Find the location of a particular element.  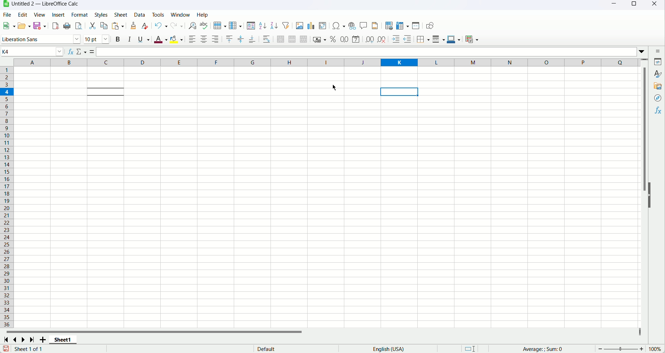

New is located at coordinates (9, 24).